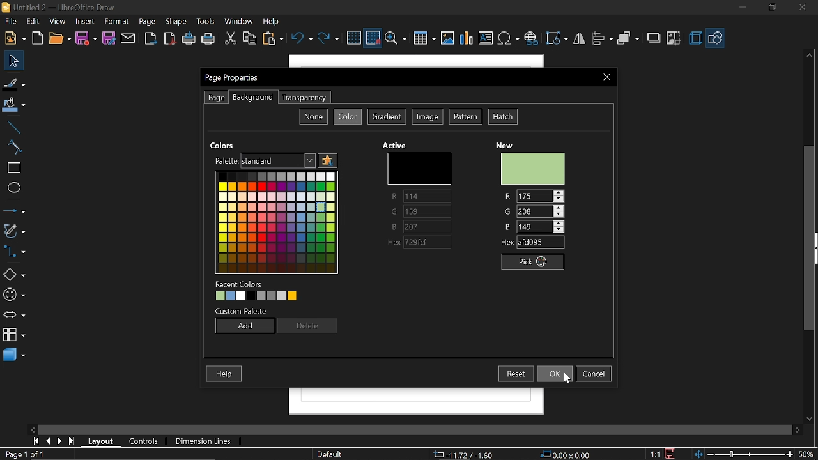 The image size is (818, 460). Describe the element at coordinates (279, 160) in the screenshot. I see `Pallete standard` at that location.